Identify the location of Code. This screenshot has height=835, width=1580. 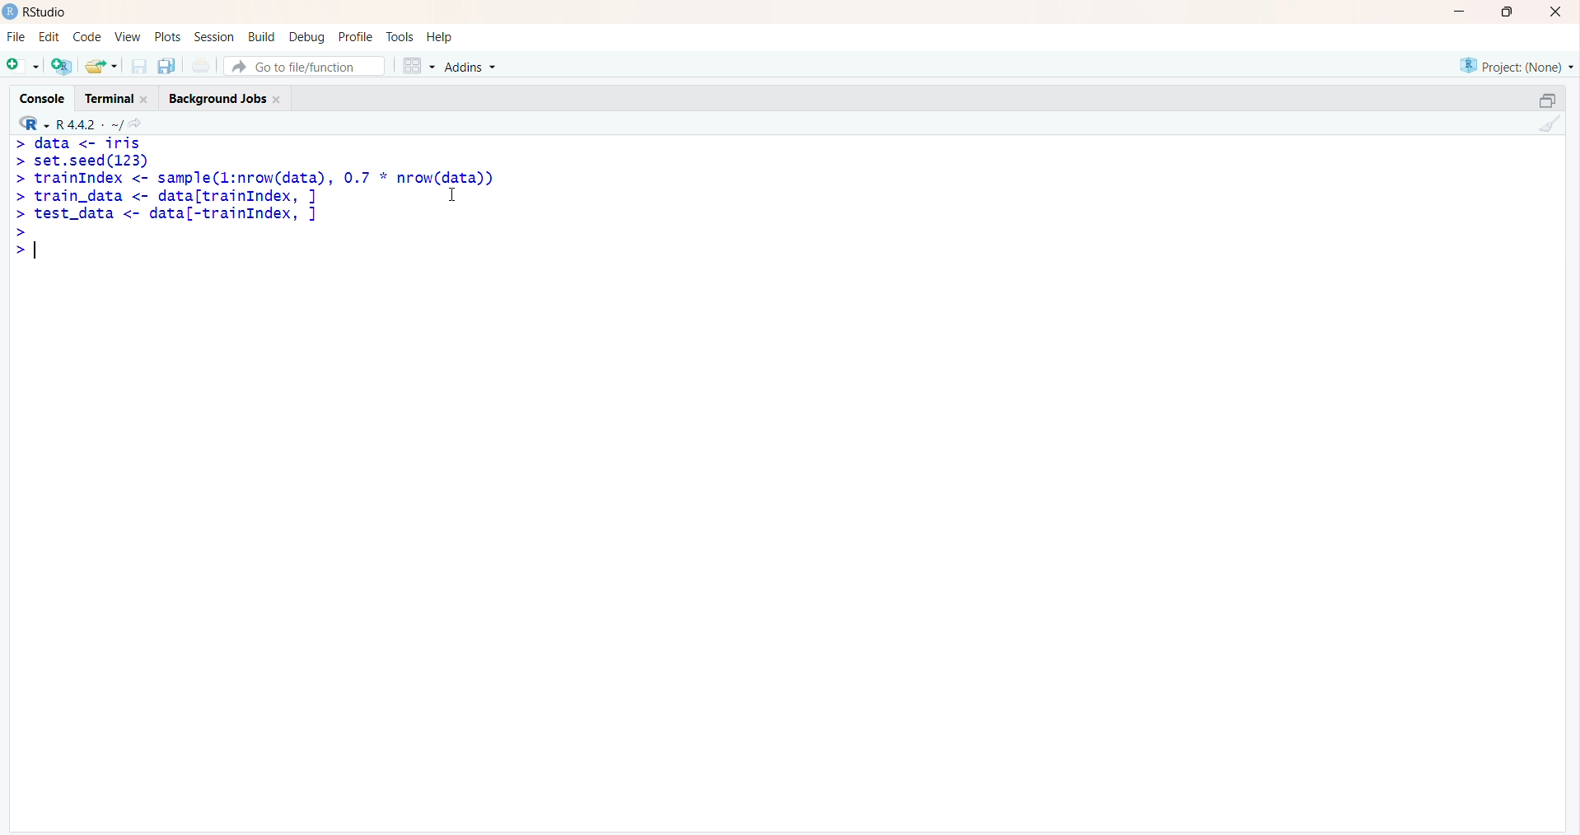
(86, 37).